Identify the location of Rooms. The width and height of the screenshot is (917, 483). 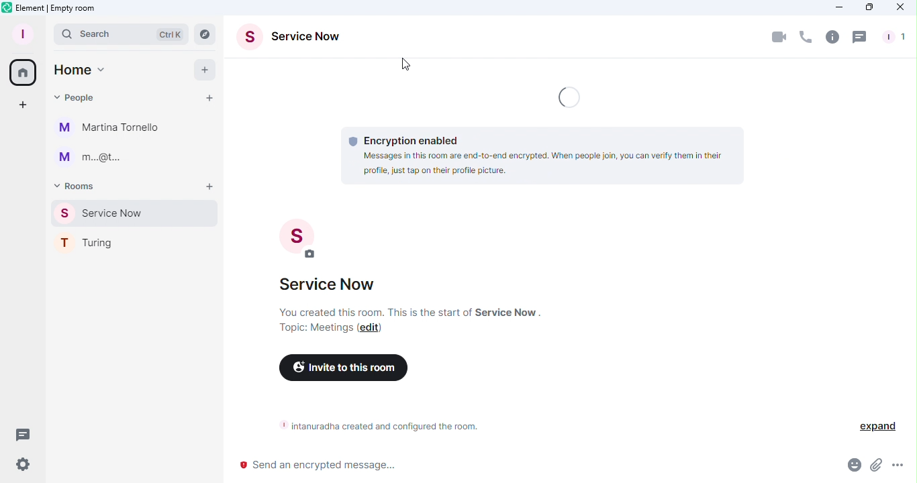
(78, 185).